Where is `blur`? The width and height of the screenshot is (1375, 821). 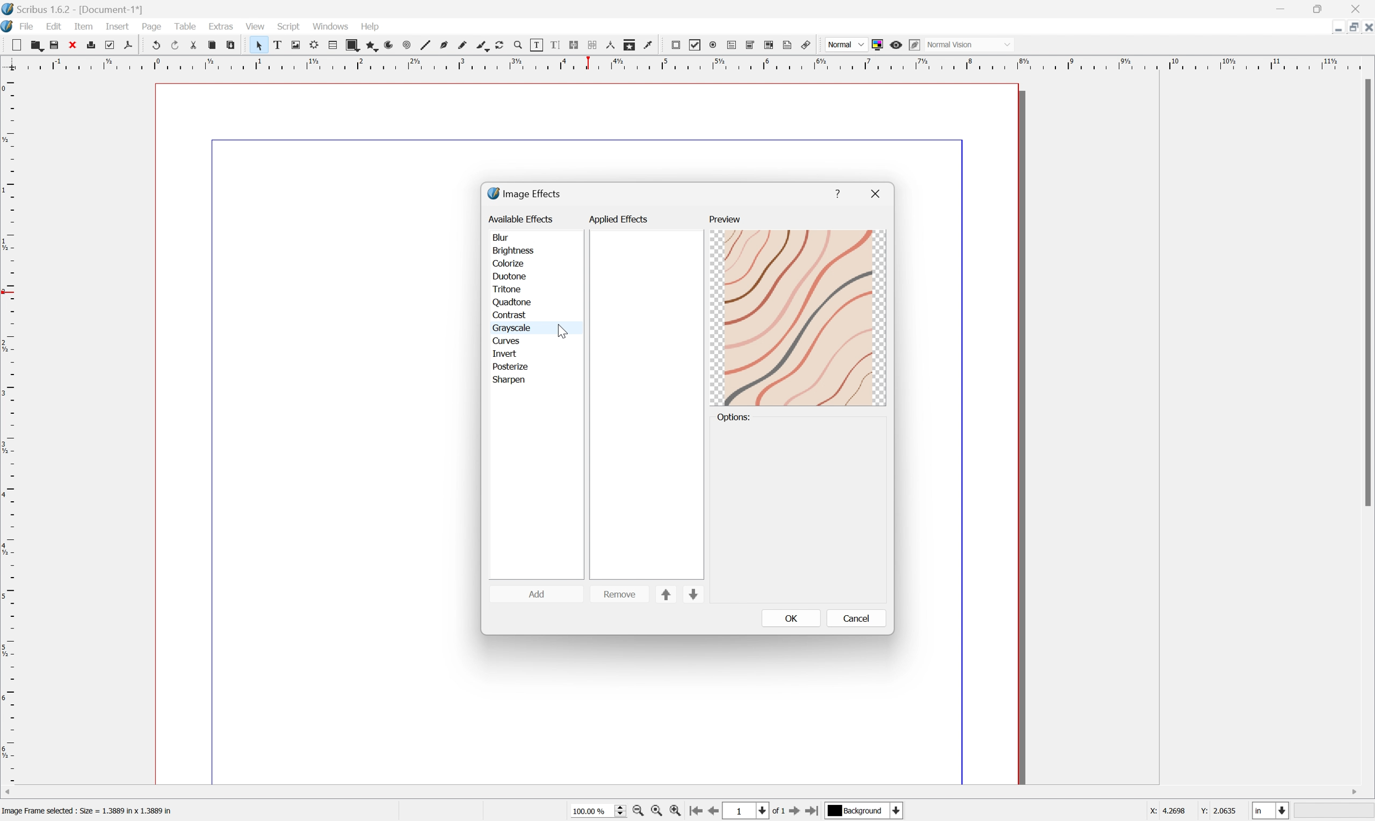
blur is located at coordinates (501, 237).